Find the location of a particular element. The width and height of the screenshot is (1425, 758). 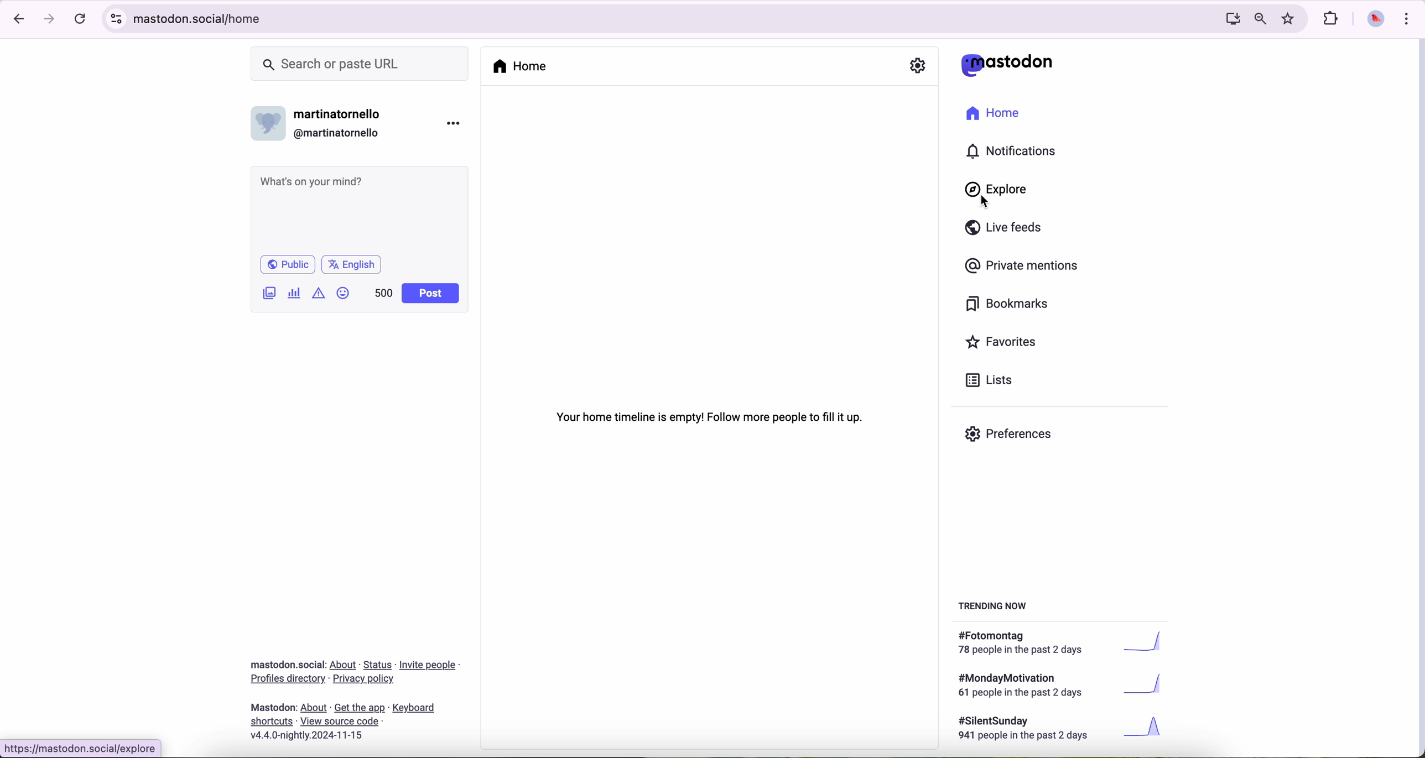

your home is empty is located at coordinates (711, 416).